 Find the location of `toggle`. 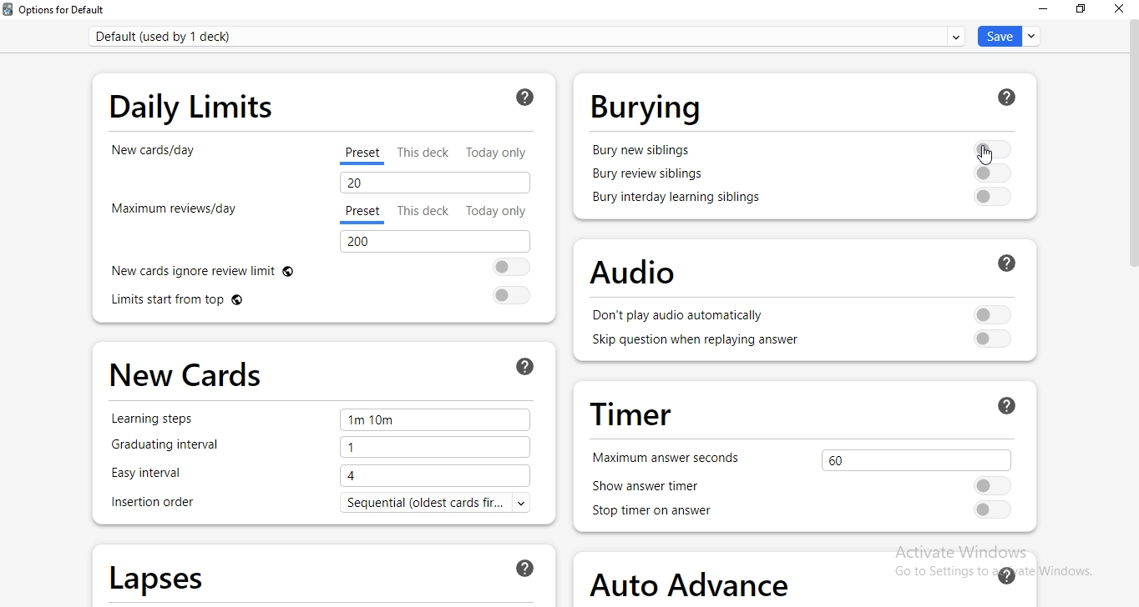

toggle is located at coordinates (992, 340).